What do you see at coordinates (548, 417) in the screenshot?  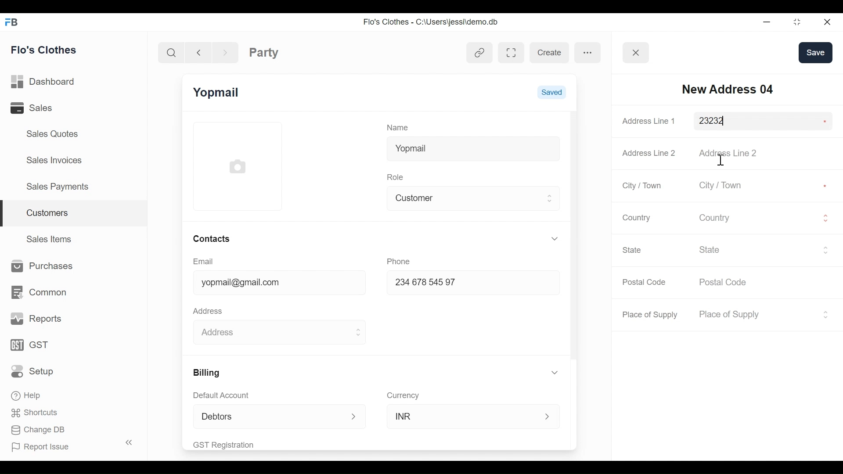 I see `Expand` at bounding box center [548, 417].